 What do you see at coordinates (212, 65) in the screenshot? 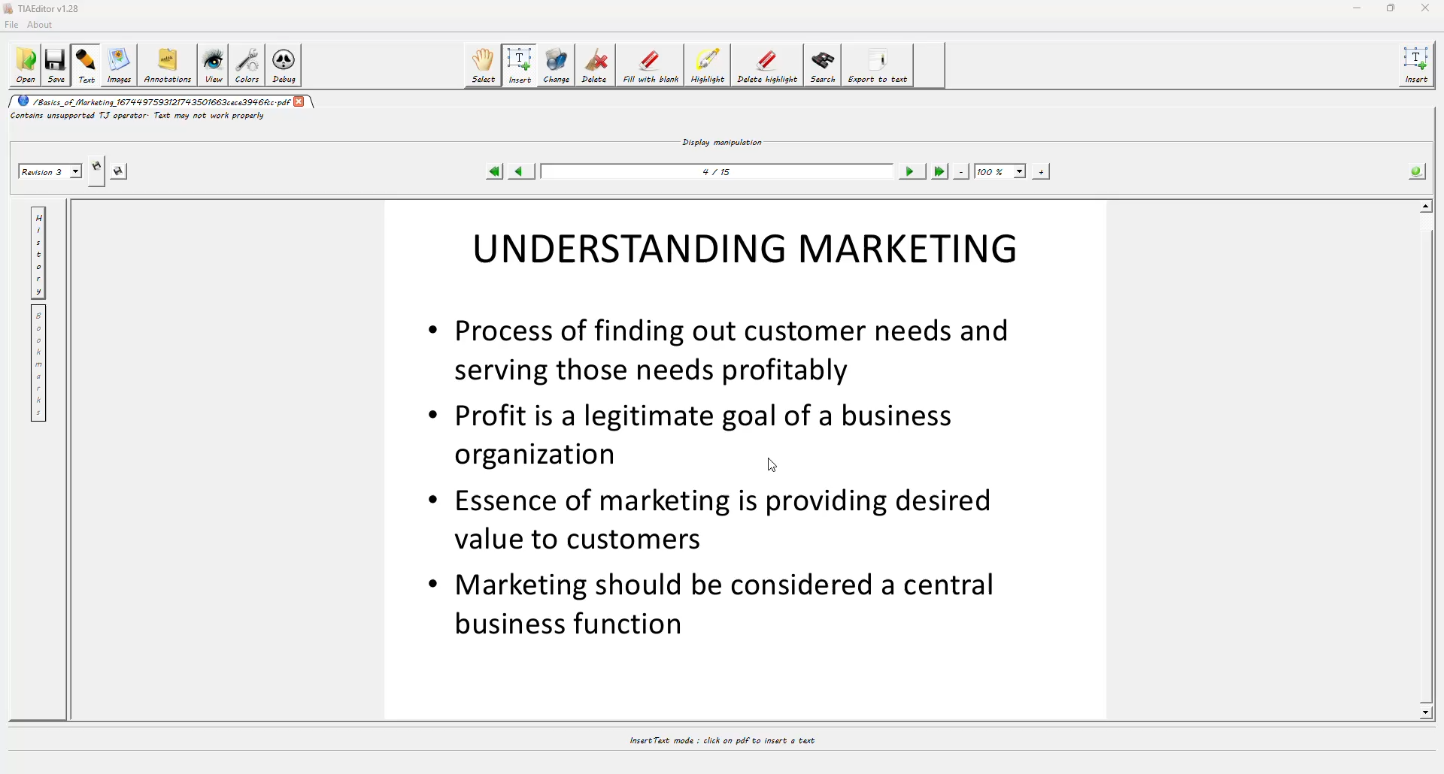
I see `view` at bounding box center [212, 65].